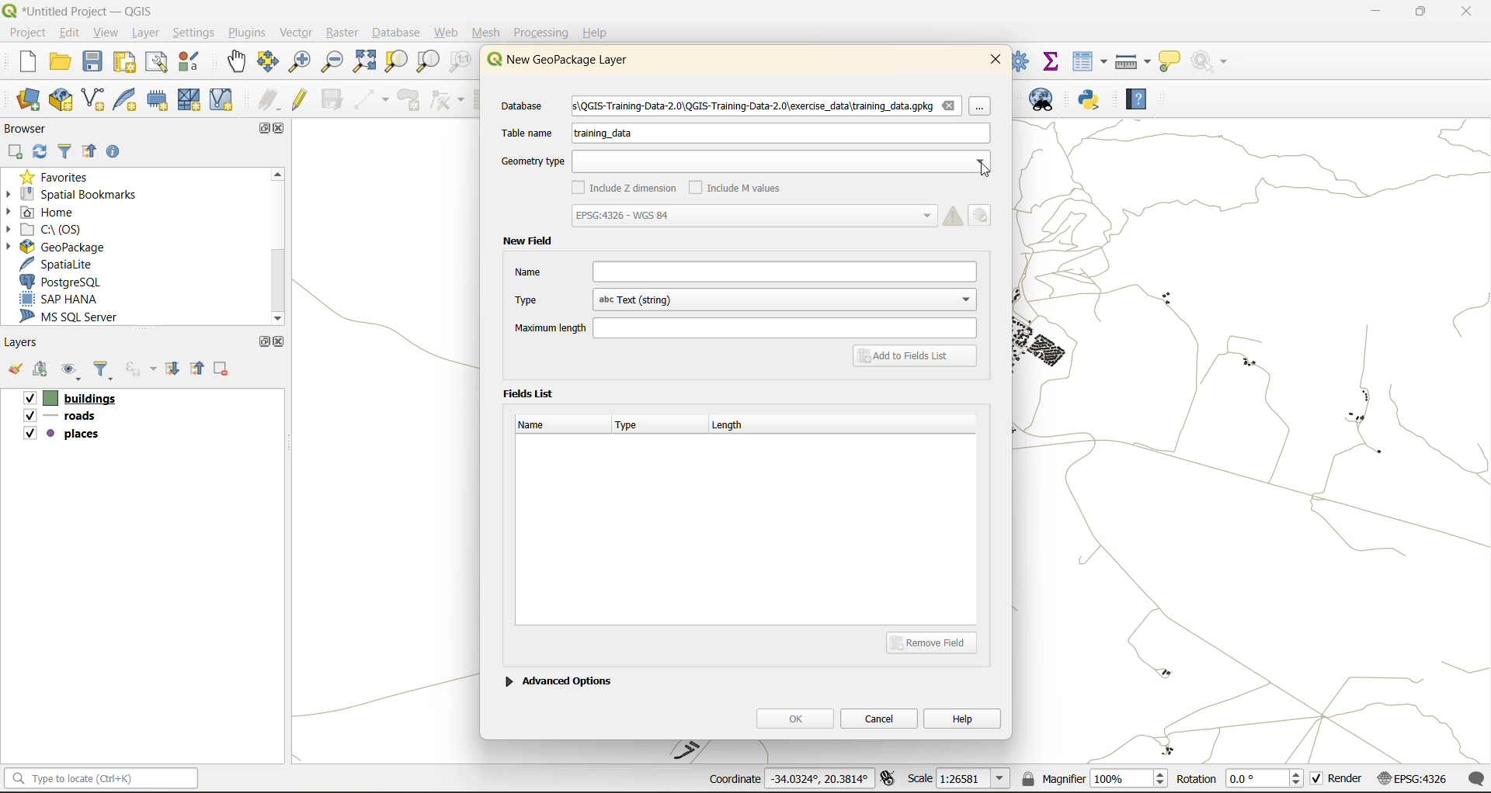  What do you see at coordinates (963, 718) in the screenshot?
I see `help` at bounding box center [963, 718].